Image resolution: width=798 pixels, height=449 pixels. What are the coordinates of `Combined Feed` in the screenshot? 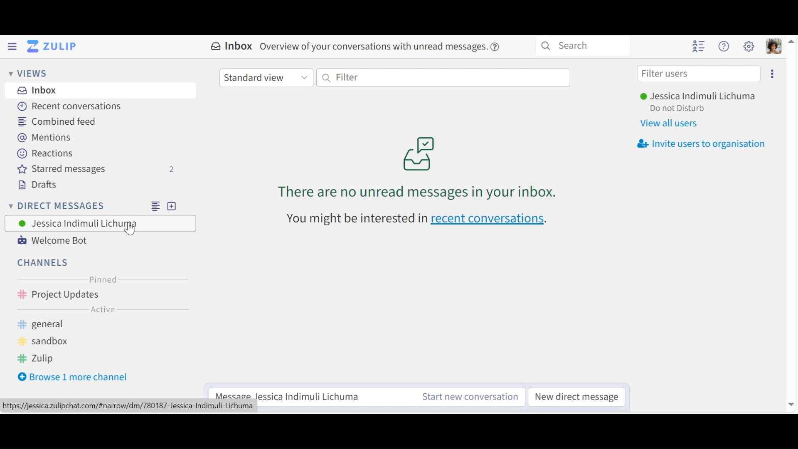 It's located at (59, 121).